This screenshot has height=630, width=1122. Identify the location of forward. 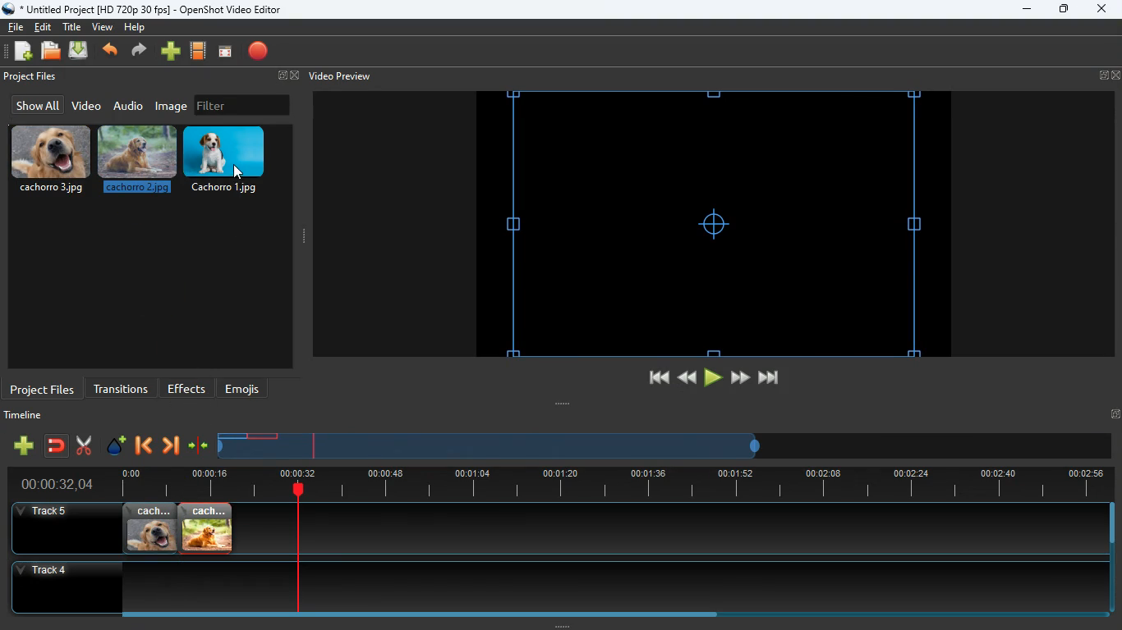
(170, 447).